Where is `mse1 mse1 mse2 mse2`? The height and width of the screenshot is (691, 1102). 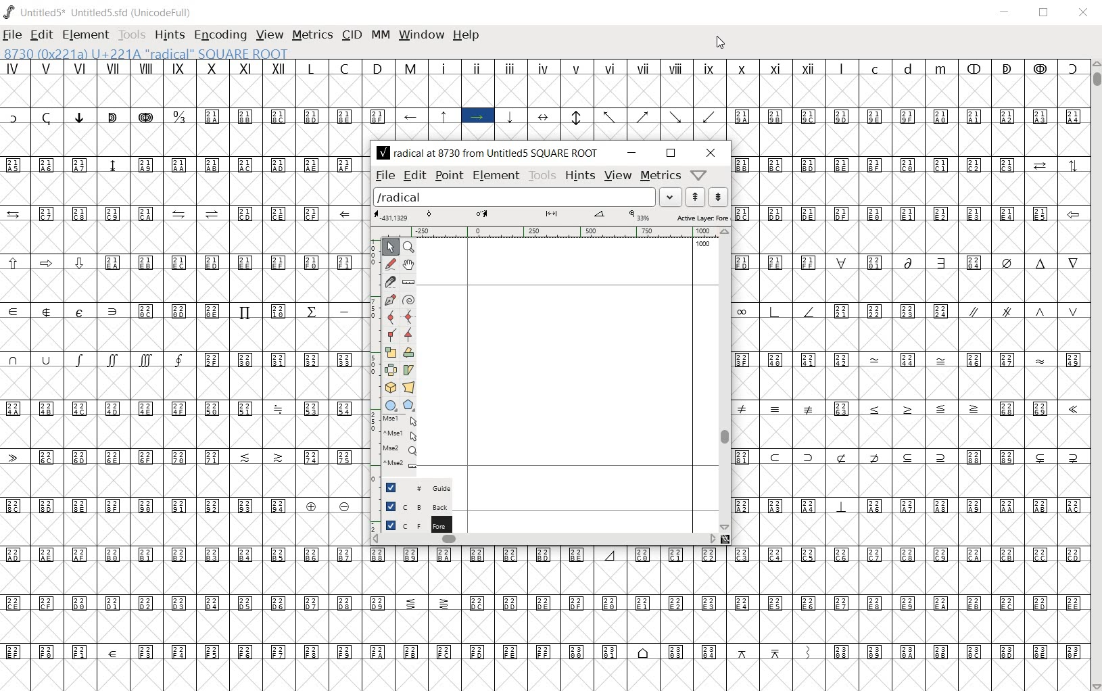
mse1 mse1 mse2 mse2 is located at coordinates (399, 444).